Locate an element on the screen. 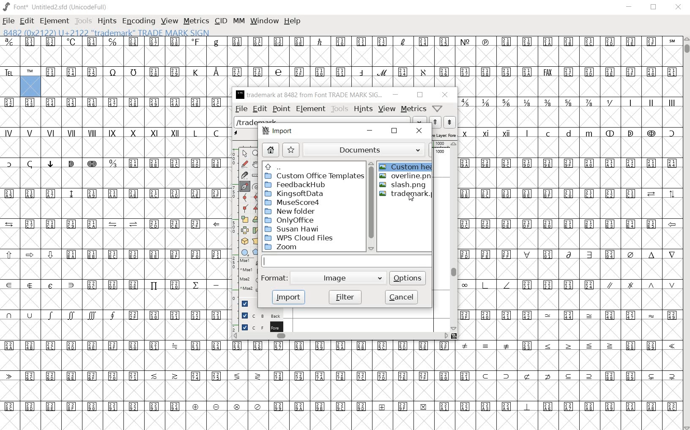  cut splines in two is located at coordinates (244, 175).